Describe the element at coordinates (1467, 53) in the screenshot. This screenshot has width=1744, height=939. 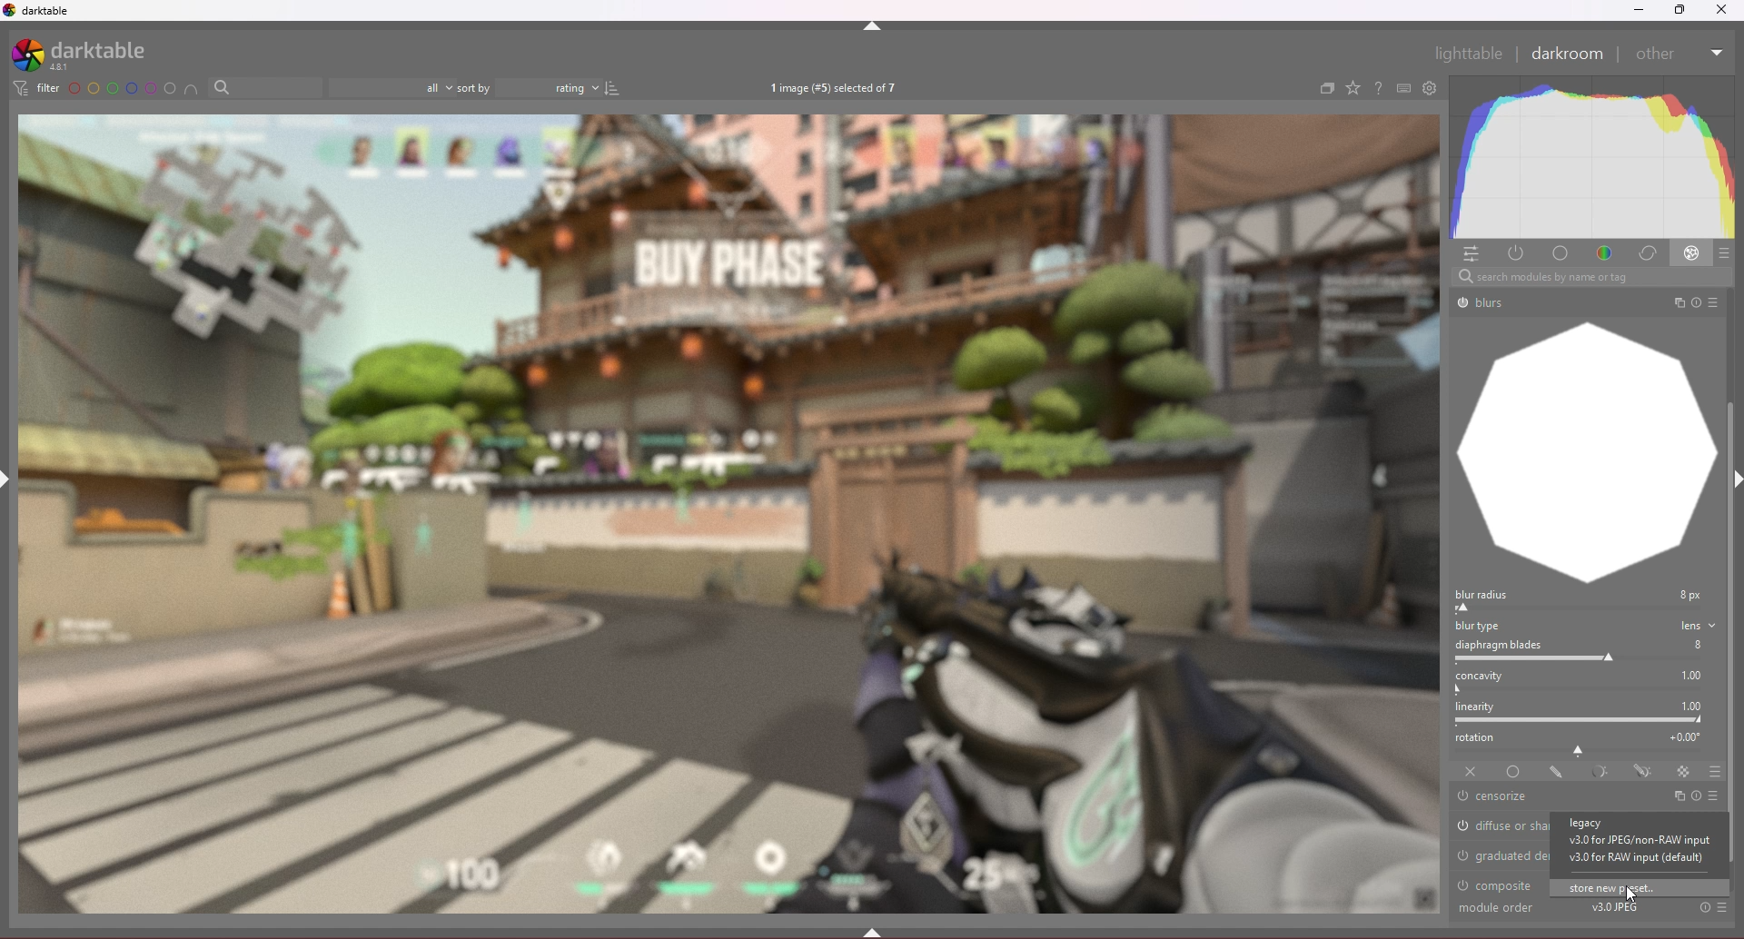
I see `` at that location.